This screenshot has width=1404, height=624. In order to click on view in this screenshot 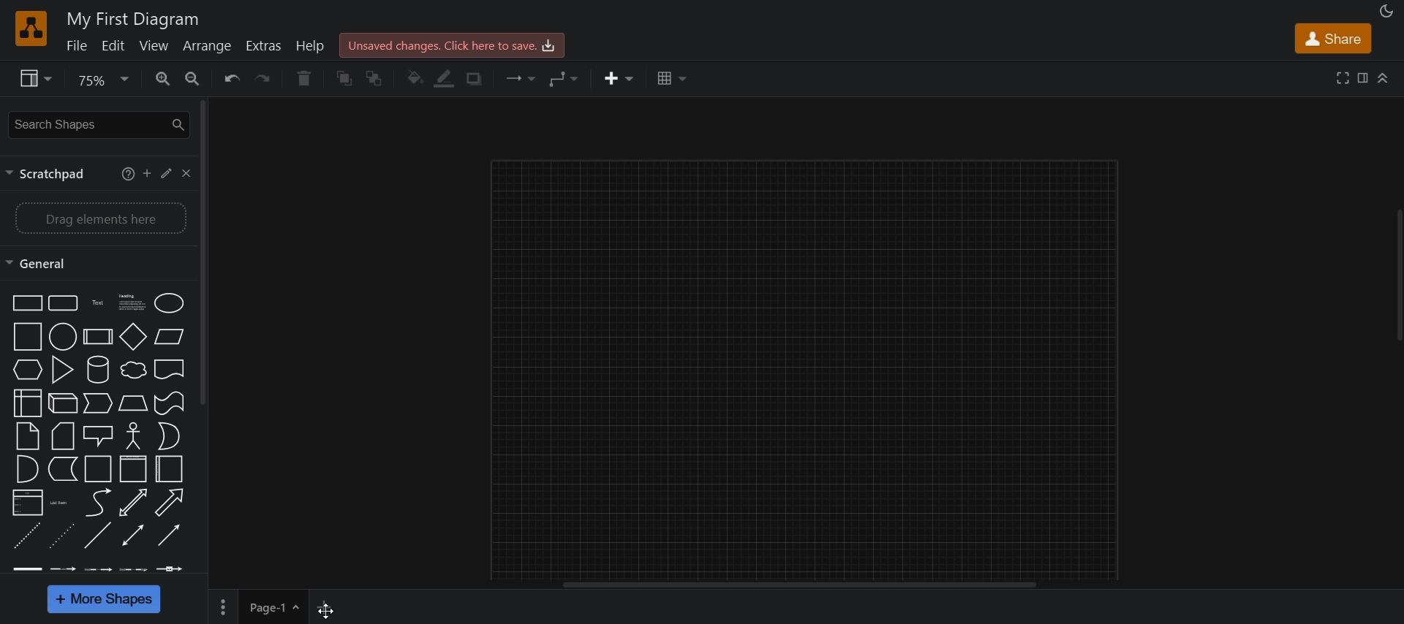, I will do `click(34, 78)`.